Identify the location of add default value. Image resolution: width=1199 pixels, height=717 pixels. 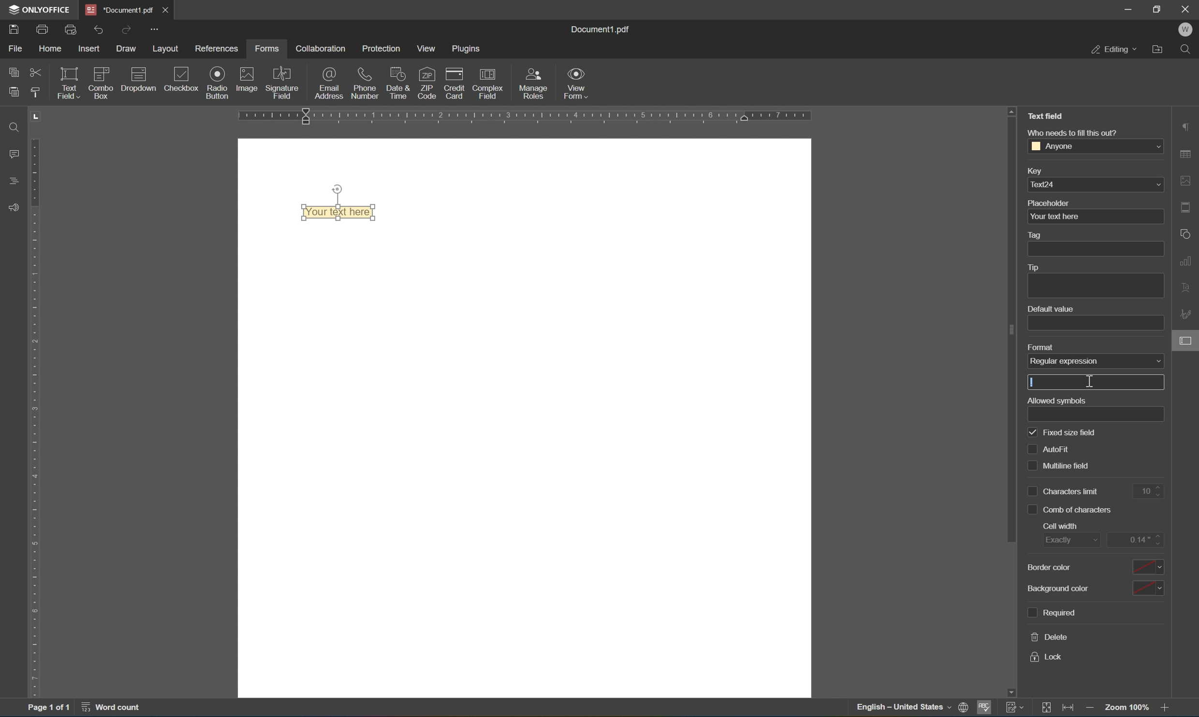
(1096, 324).